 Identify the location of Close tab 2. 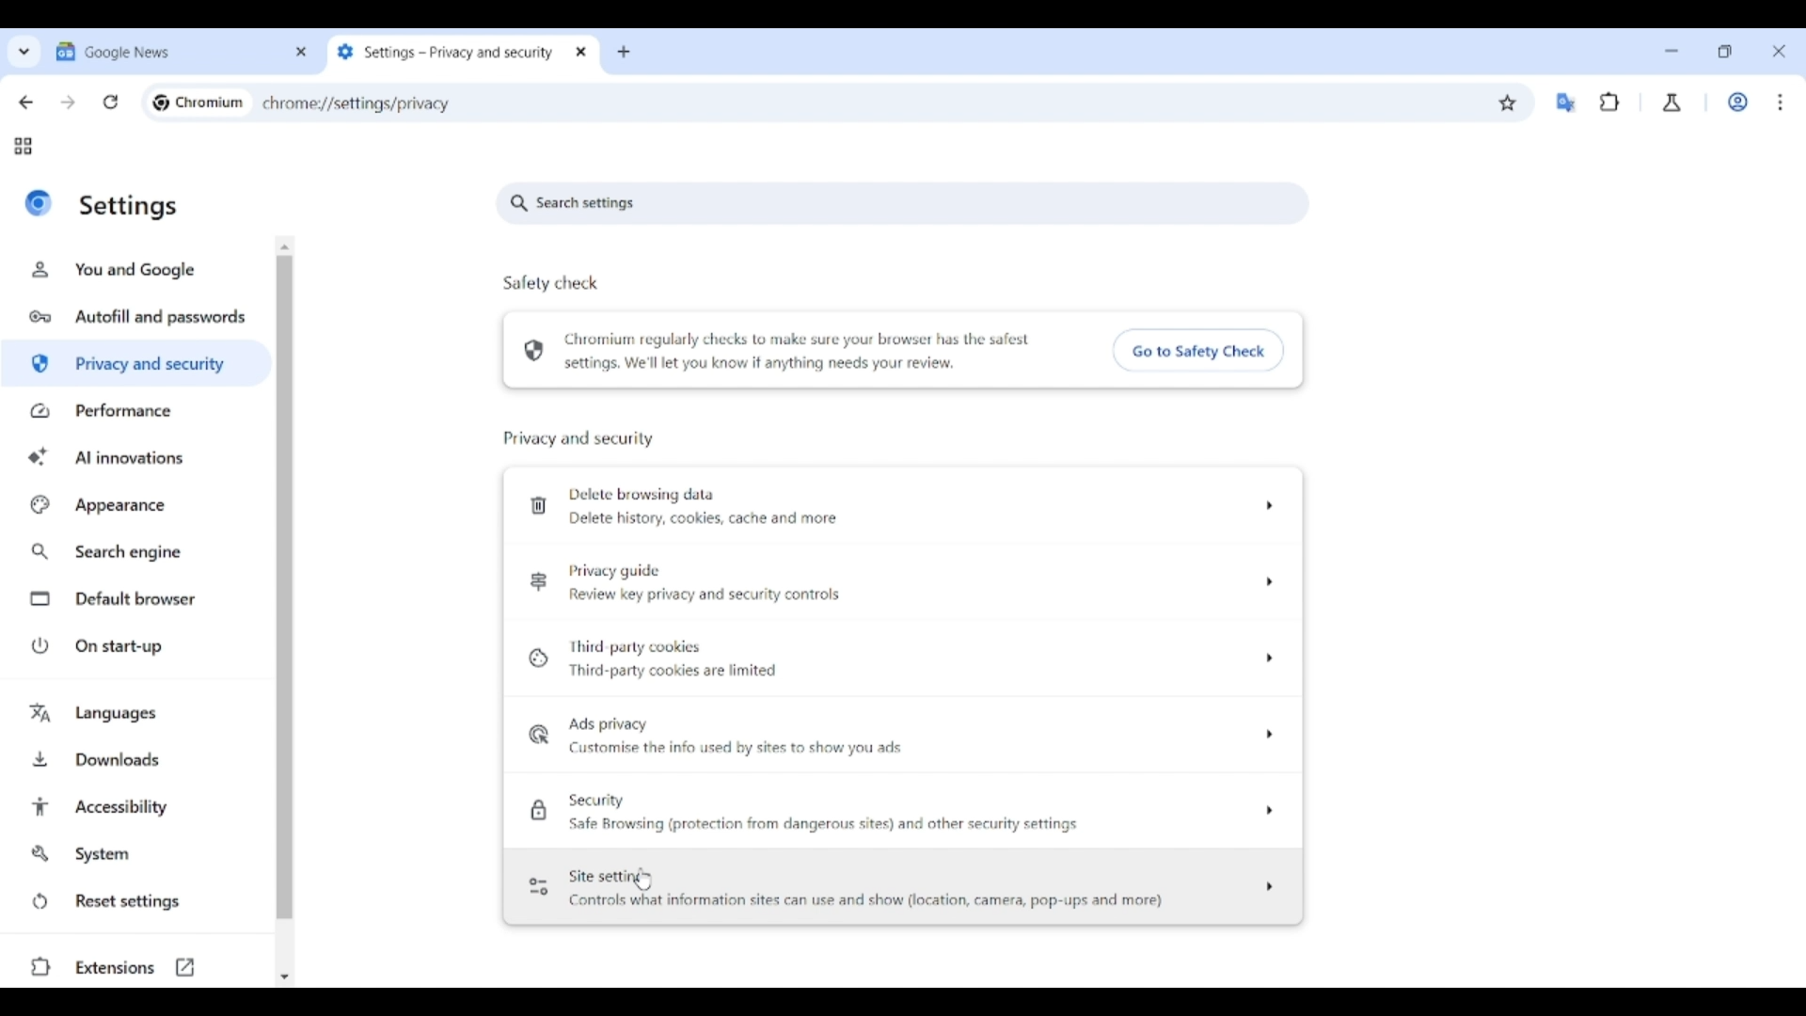
(582, 52).